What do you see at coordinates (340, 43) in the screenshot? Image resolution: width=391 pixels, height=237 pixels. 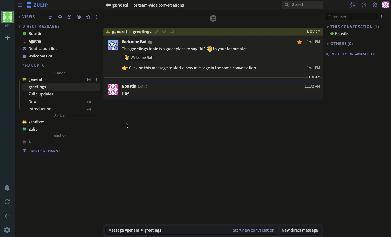 I see `others` at bounding box center [340, 43].